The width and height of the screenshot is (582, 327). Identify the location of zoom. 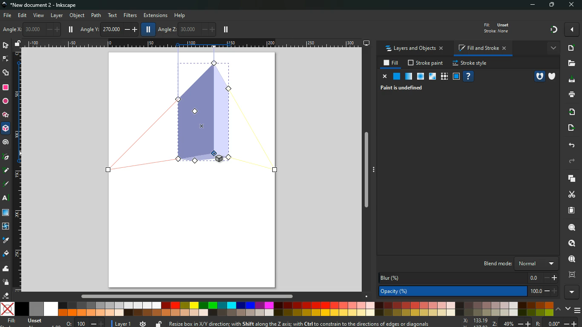
(520, 323).